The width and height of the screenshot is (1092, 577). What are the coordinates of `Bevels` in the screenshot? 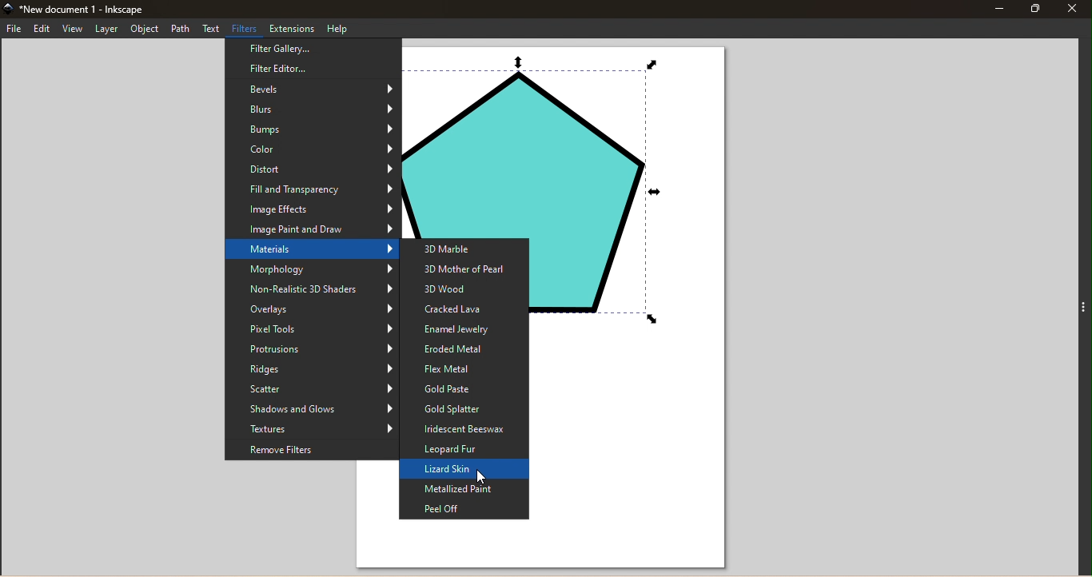 It's located at (310, 90).